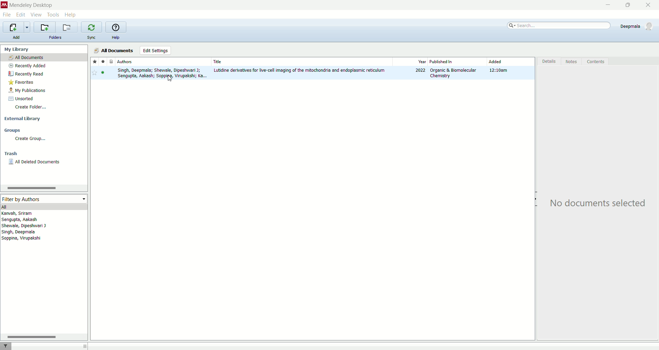 The image size is (659, 350). What do you see at coordinates (21, 14) in the screenshot?
I see `edit` at bounding box center [21, 14].